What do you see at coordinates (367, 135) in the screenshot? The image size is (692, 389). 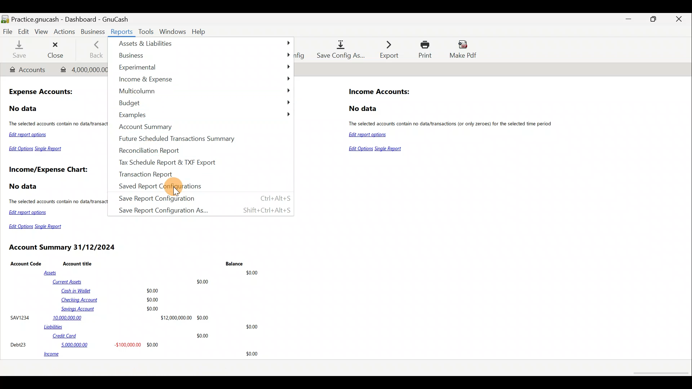 I see `Edit report options` at bounding box center [367, 135].